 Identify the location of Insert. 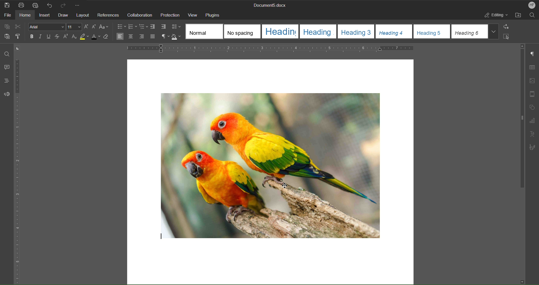
(45, 16).